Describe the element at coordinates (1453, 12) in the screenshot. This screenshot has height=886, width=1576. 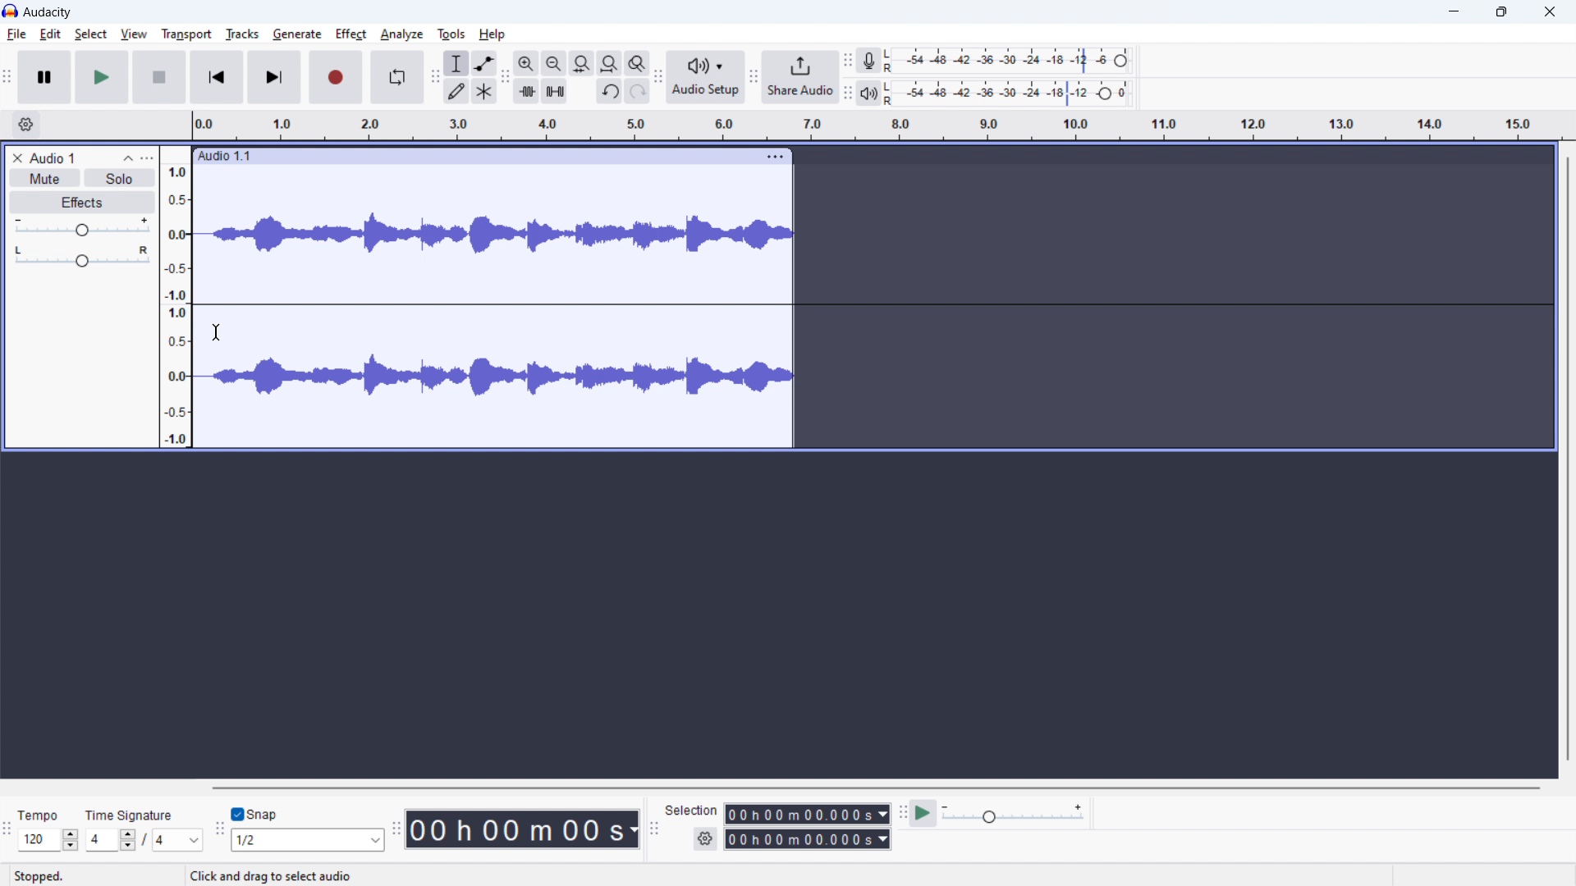
I see `minimize` at that location.